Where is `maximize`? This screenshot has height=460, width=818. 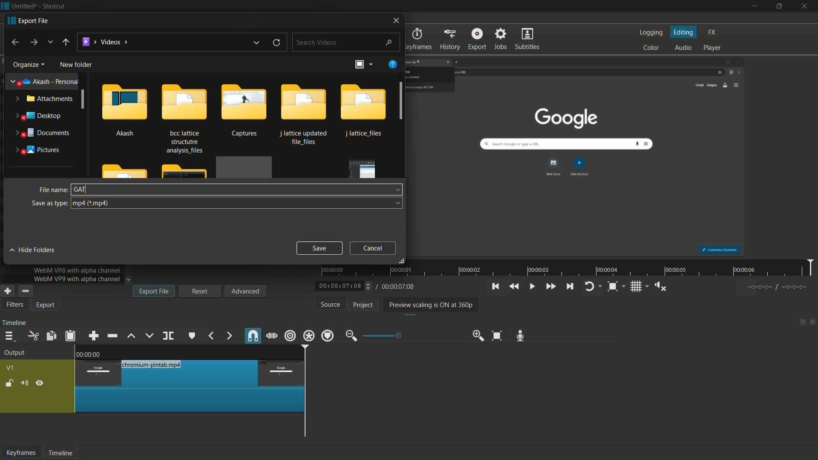 maximize is located at coordinates (779, 6).